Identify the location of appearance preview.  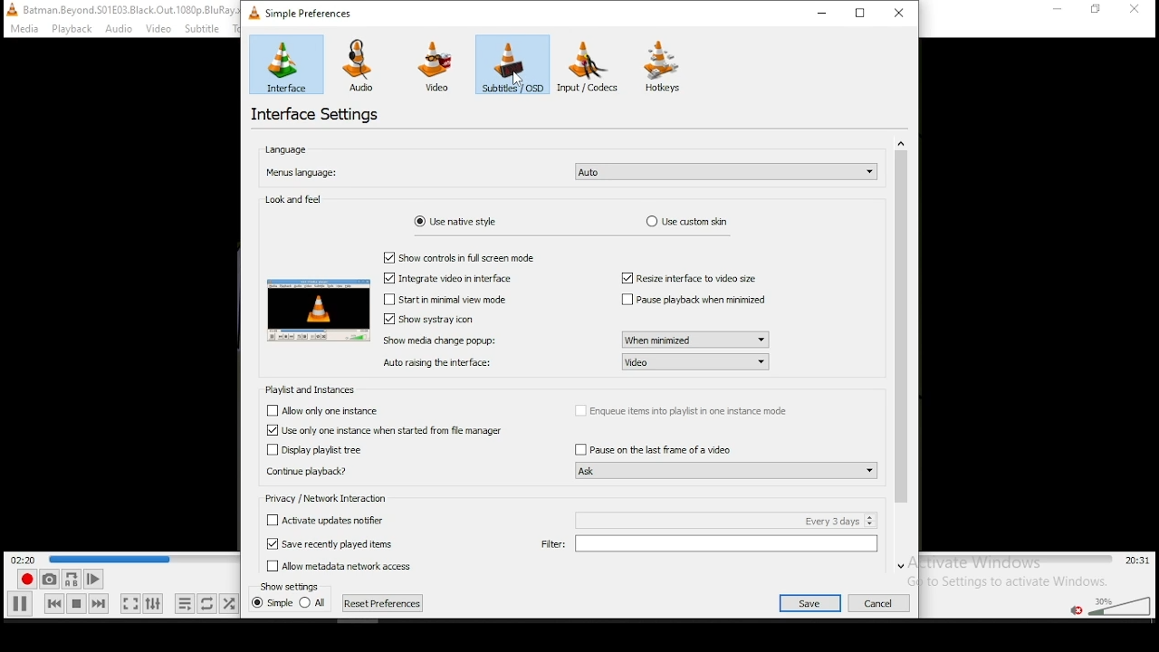
(319, 310).